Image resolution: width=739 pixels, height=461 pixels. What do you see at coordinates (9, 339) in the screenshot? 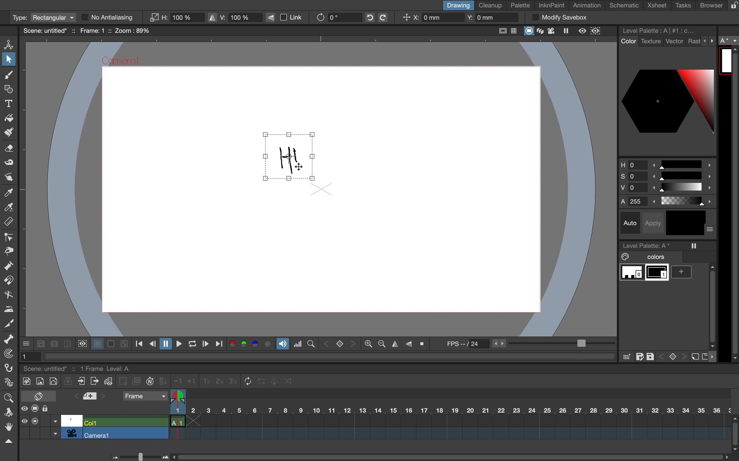
I see `skeleton tool` at bounding box center [9, 339].